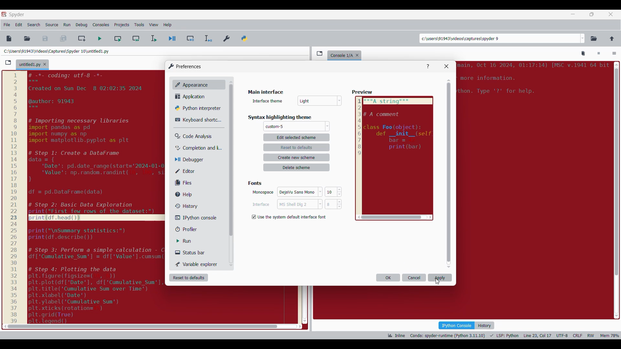 Image resolution: width=621 pixels, height=349 pixels. Describe the element at coordinates (340, 55) in the screenshot. I see `console` at that location.